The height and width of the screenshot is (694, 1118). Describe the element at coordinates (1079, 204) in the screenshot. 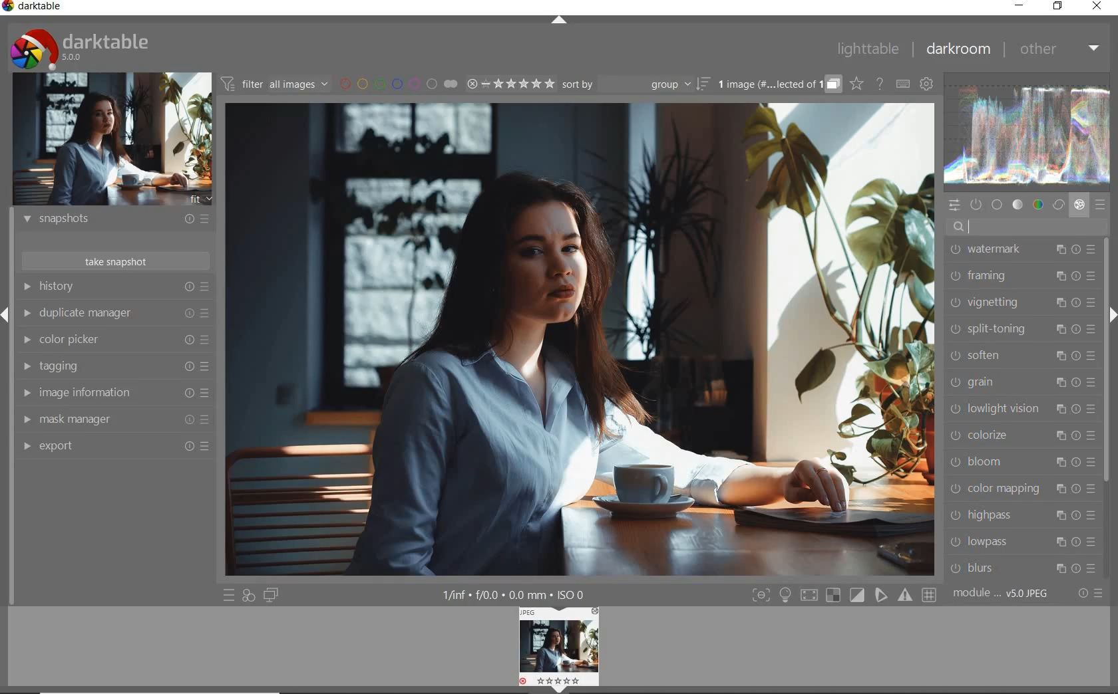

I see `effect` at that location.